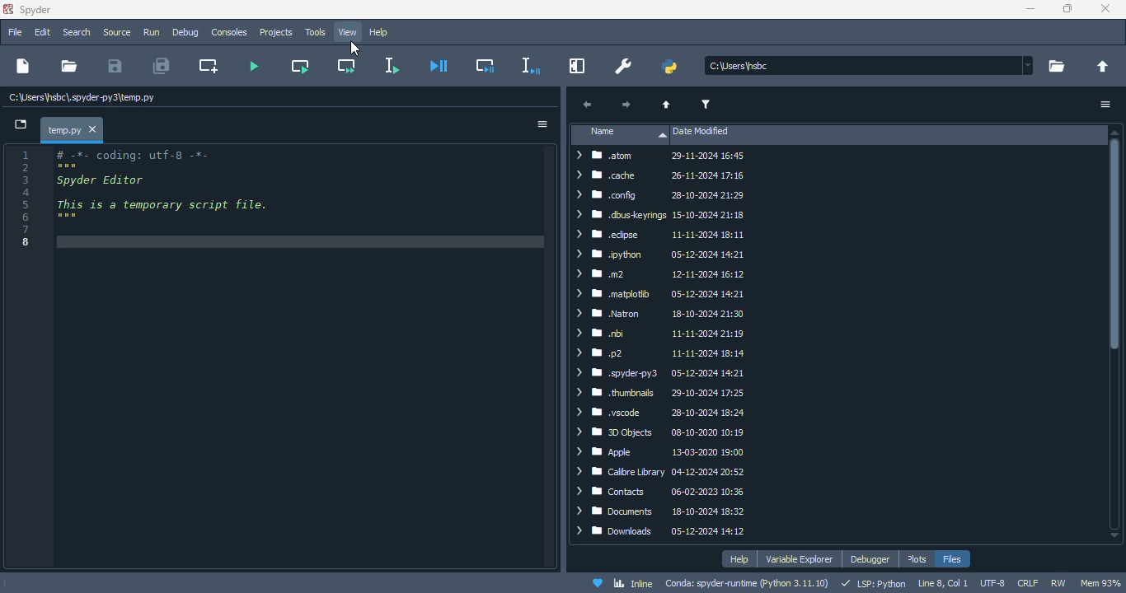 This screenshot has width=1126, height=593. Describe the element at coordinates (1105, 8) in the screenshot. I see `close` at that location.